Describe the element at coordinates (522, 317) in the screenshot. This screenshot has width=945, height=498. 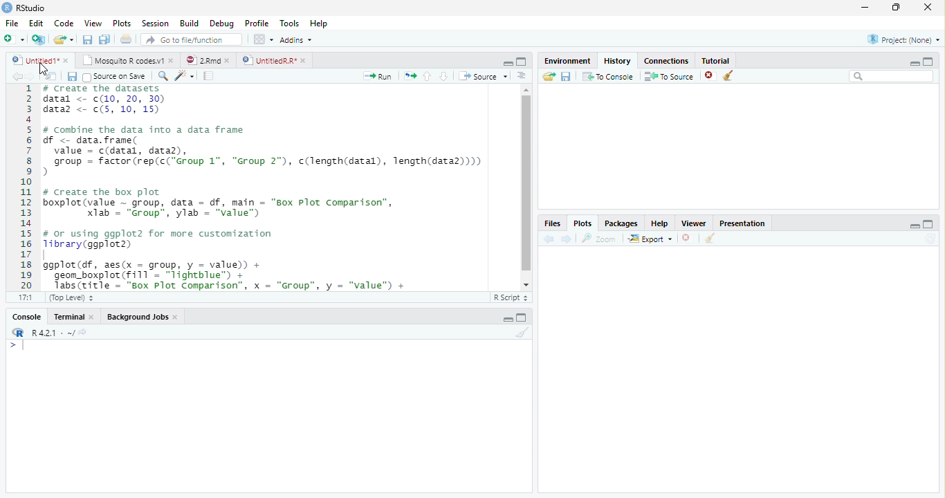
I see `Maximize` at that location.